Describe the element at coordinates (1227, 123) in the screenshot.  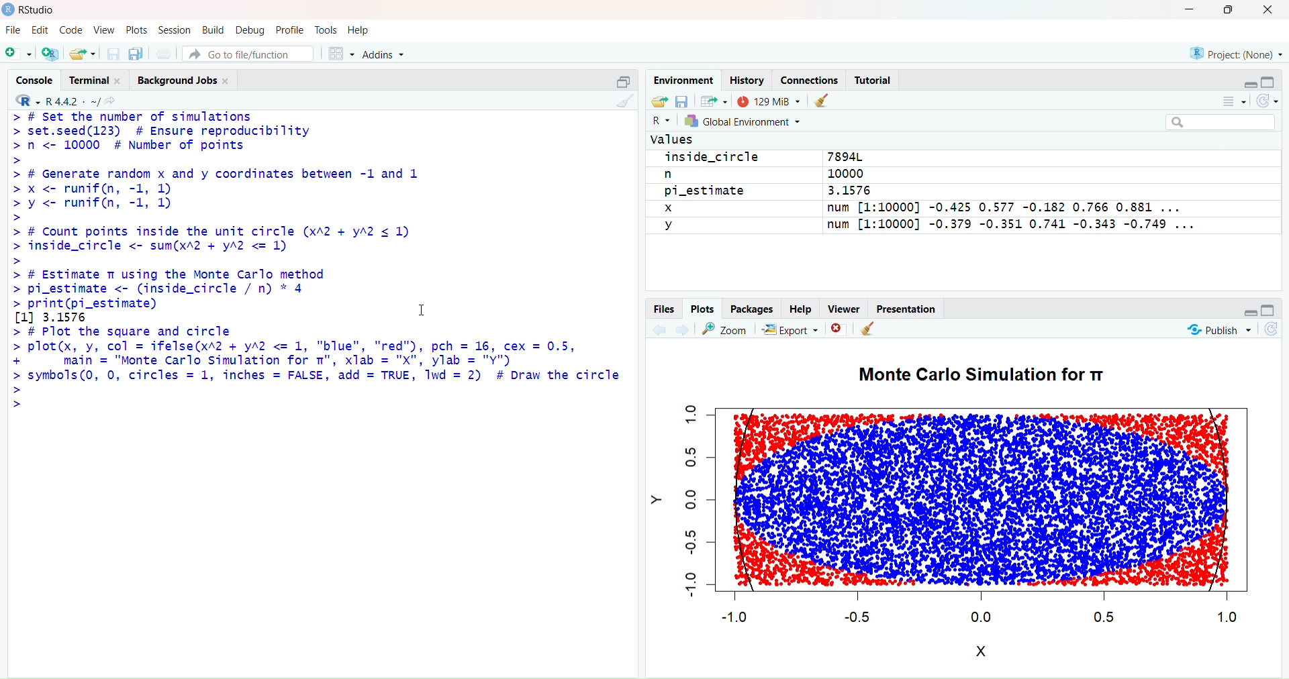
I see `Search bar` at that location.